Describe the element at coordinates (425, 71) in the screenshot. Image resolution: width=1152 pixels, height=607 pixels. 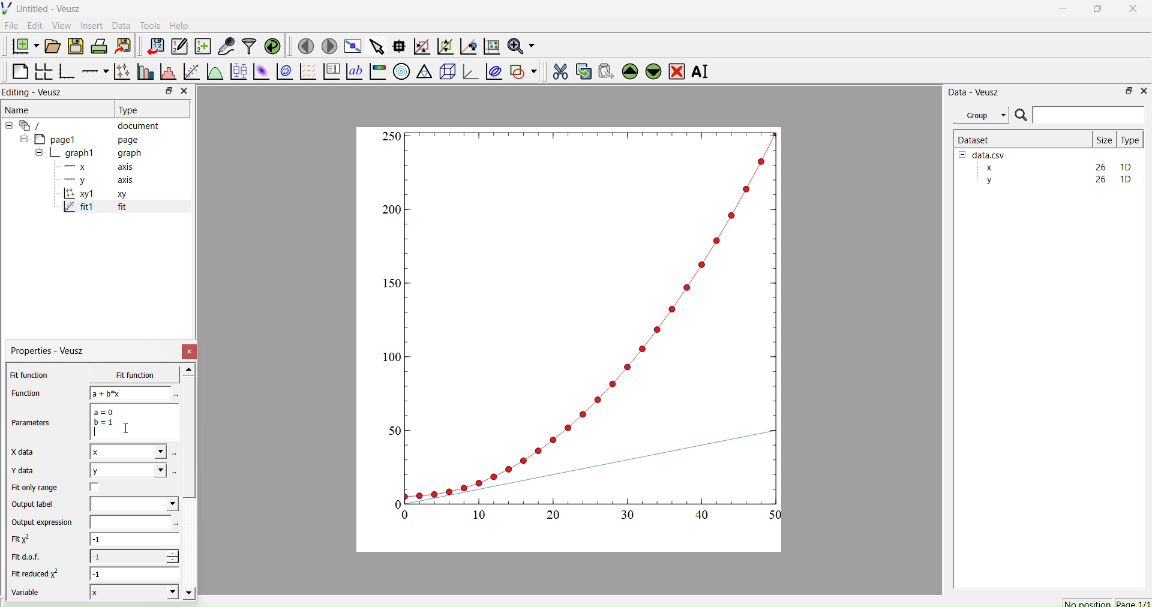
I see `Ternary graph` at that location.